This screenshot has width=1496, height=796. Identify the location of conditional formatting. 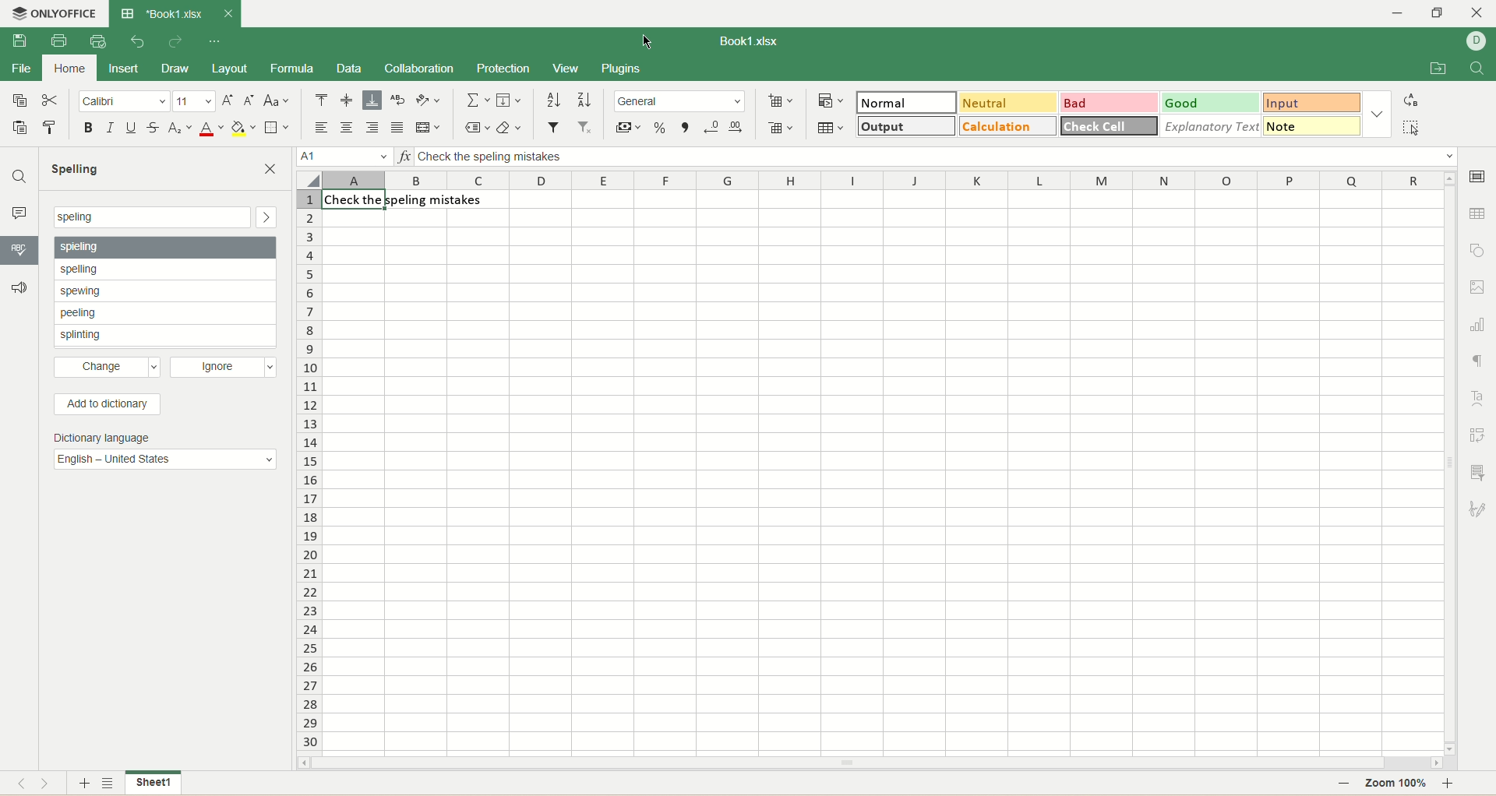
(831, 100).